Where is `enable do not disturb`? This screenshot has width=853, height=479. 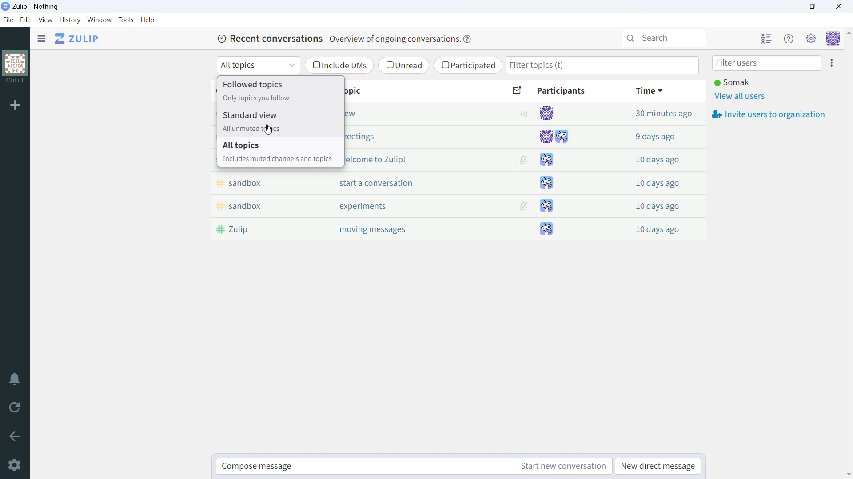
enable do not disturb is located at coordinates (16, 379).